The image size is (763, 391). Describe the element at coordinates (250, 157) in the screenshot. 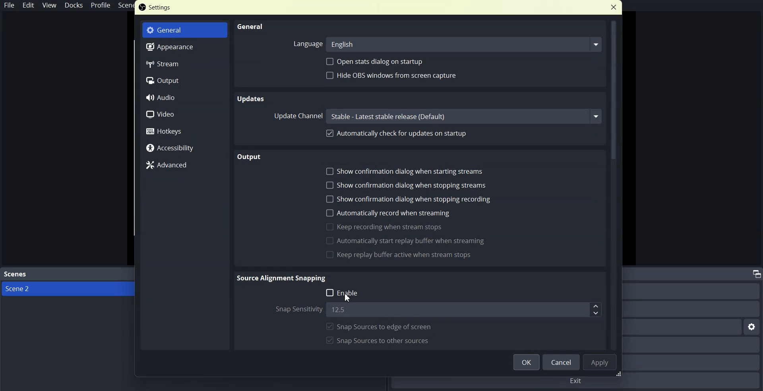

I see `Output` at that location.